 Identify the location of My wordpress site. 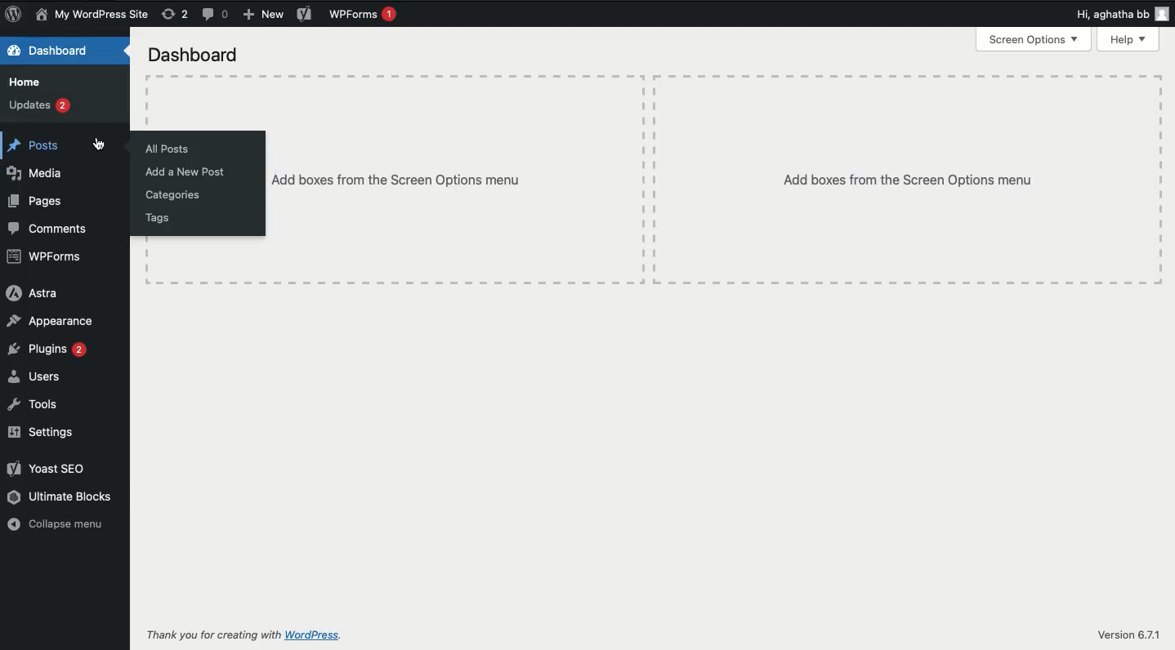
(94, 16).